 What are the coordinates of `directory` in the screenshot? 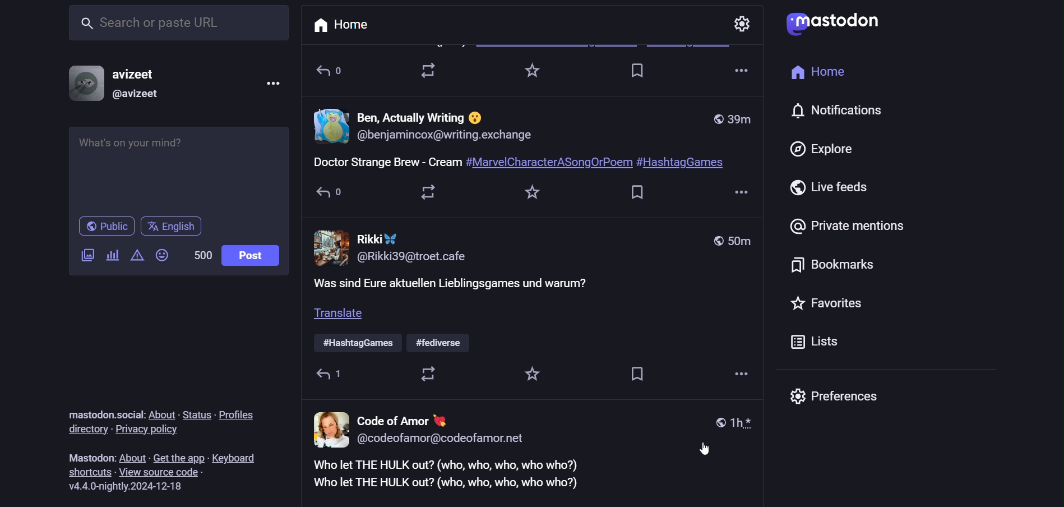 It's located at (85, 430).